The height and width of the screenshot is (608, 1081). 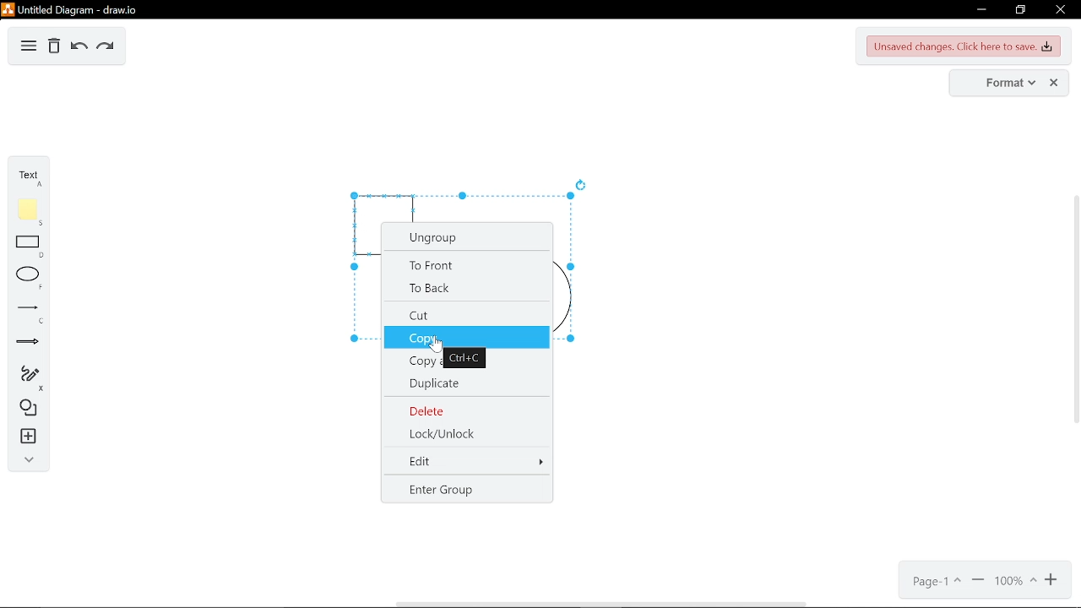 What do you see at coordinates (964, 47) in the screenshot?
I see `Unsaved changes. Click here to save` at bounding box center [964, 47].